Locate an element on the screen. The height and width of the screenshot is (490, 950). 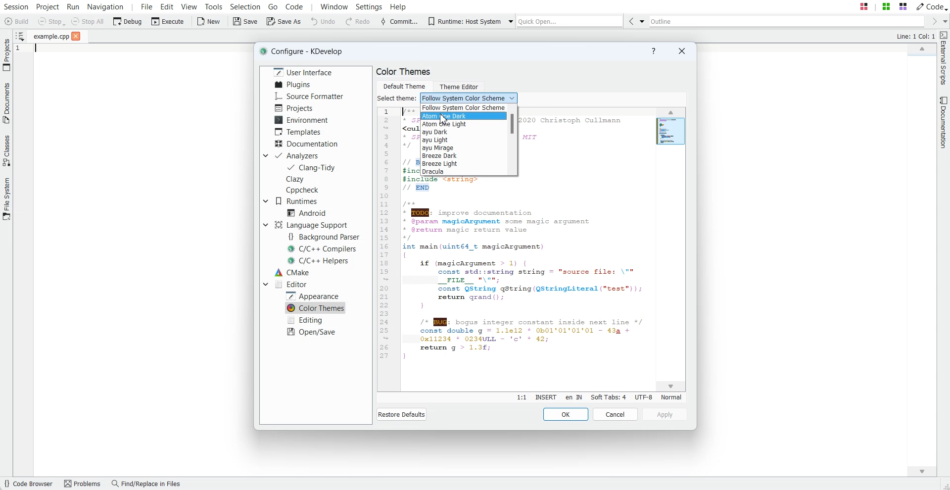
Follow system color scheme is located at coordinates (464, 107).